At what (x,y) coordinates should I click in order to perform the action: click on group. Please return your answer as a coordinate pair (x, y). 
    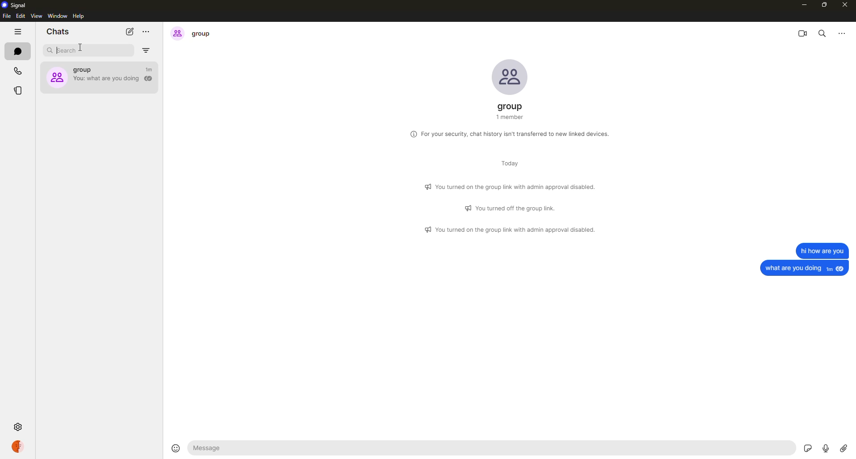
    Looking at the image, I should click on (193, 33).